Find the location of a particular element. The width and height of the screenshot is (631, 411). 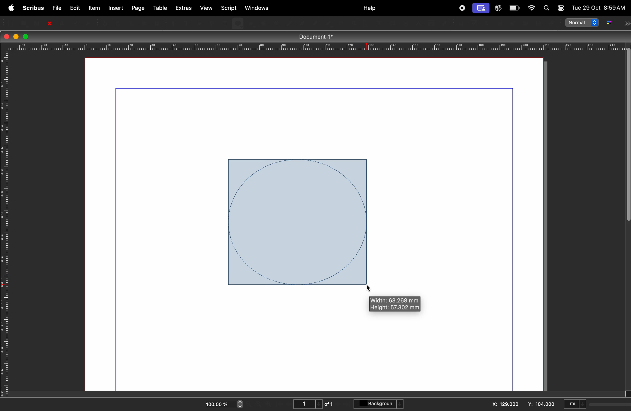

item is located at coordinates (94, 8).